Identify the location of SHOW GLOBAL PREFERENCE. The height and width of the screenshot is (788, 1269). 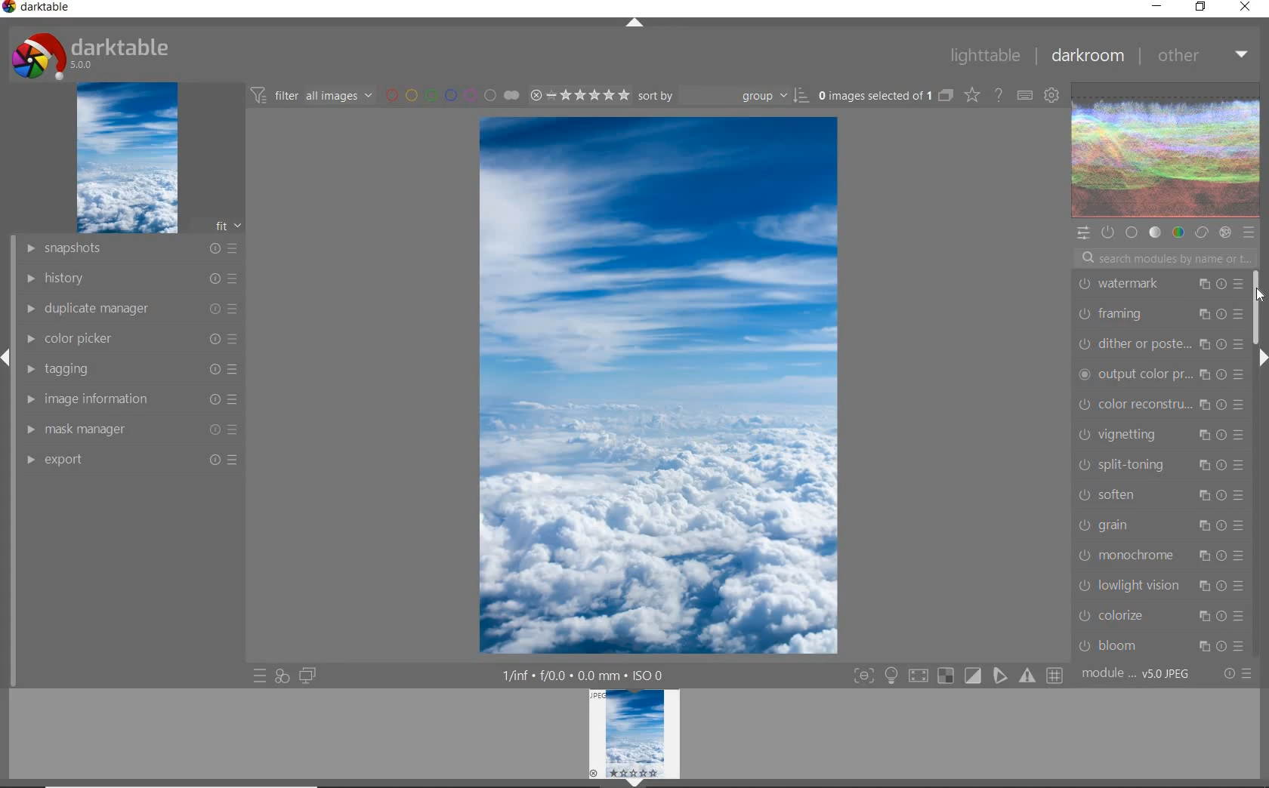
(1051, 97).